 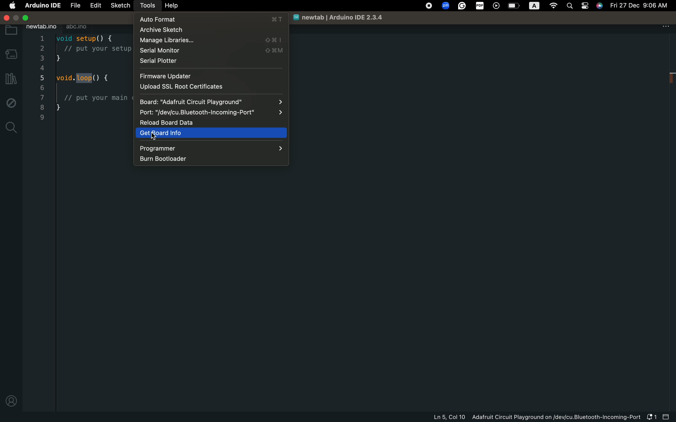 I want to click on programmer, so click(x=212, y=147).